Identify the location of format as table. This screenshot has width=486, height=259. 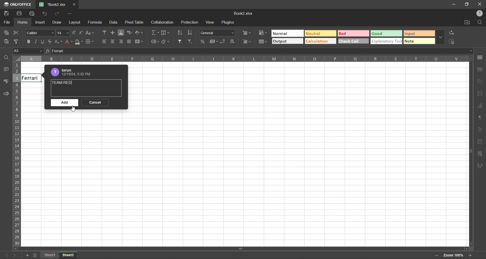
(263, 42).